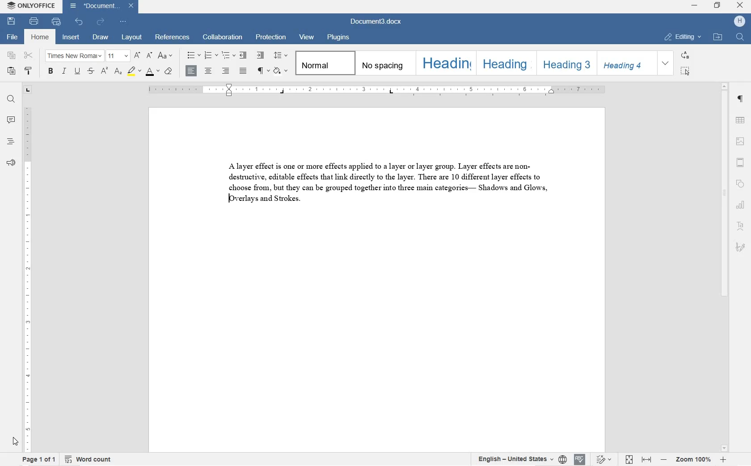  I want to click on page 1 of 1, so click(40, 459).